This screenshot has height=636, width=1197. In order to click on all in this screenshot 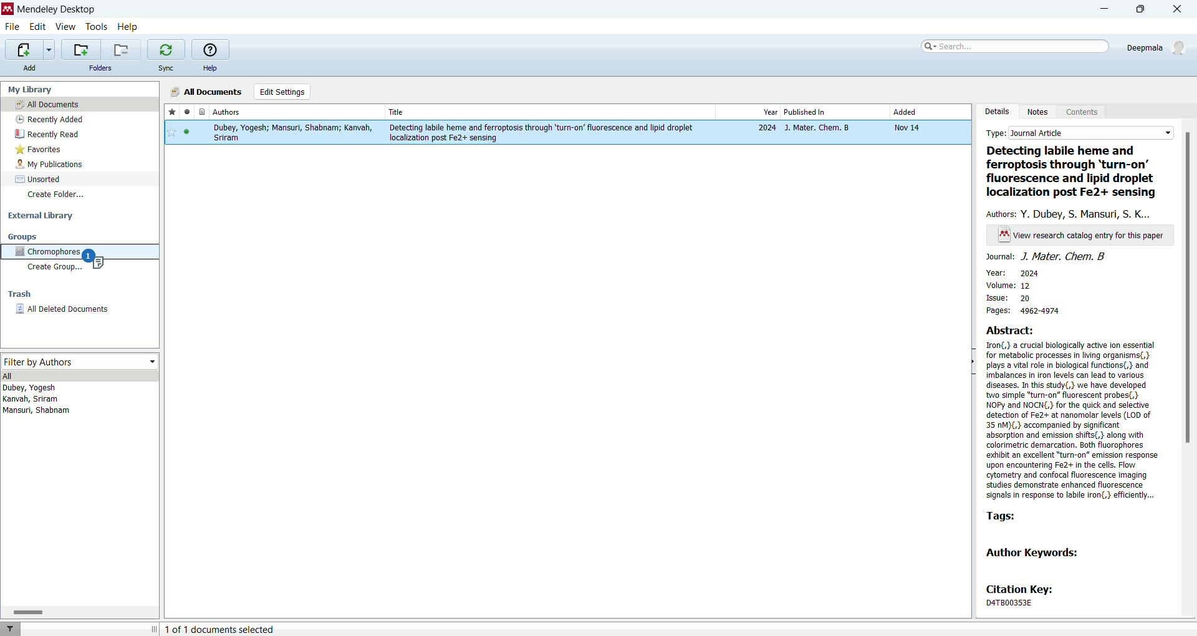, I will do `click(81, 376)`.